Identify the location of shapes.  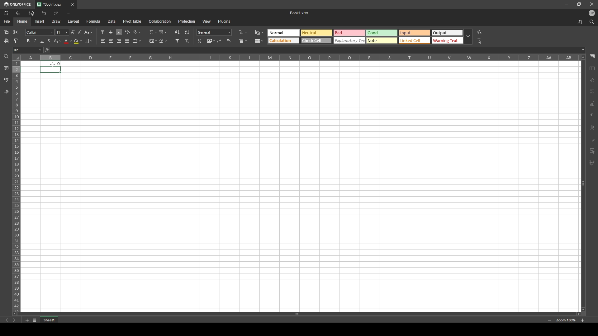
(592, 80).